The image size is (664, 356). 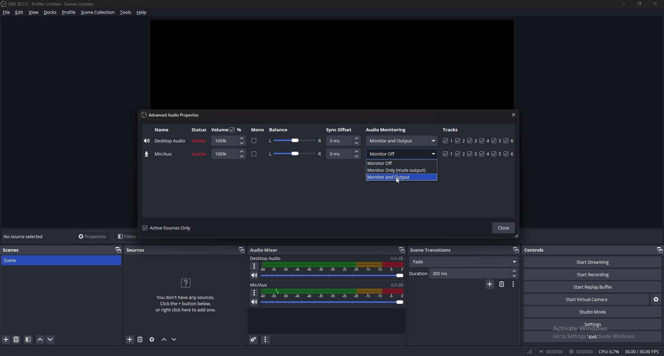 What do you see at coordinates (592, 312) in the screenshot?
I see `studio mode` at bounding box center [592, 312].